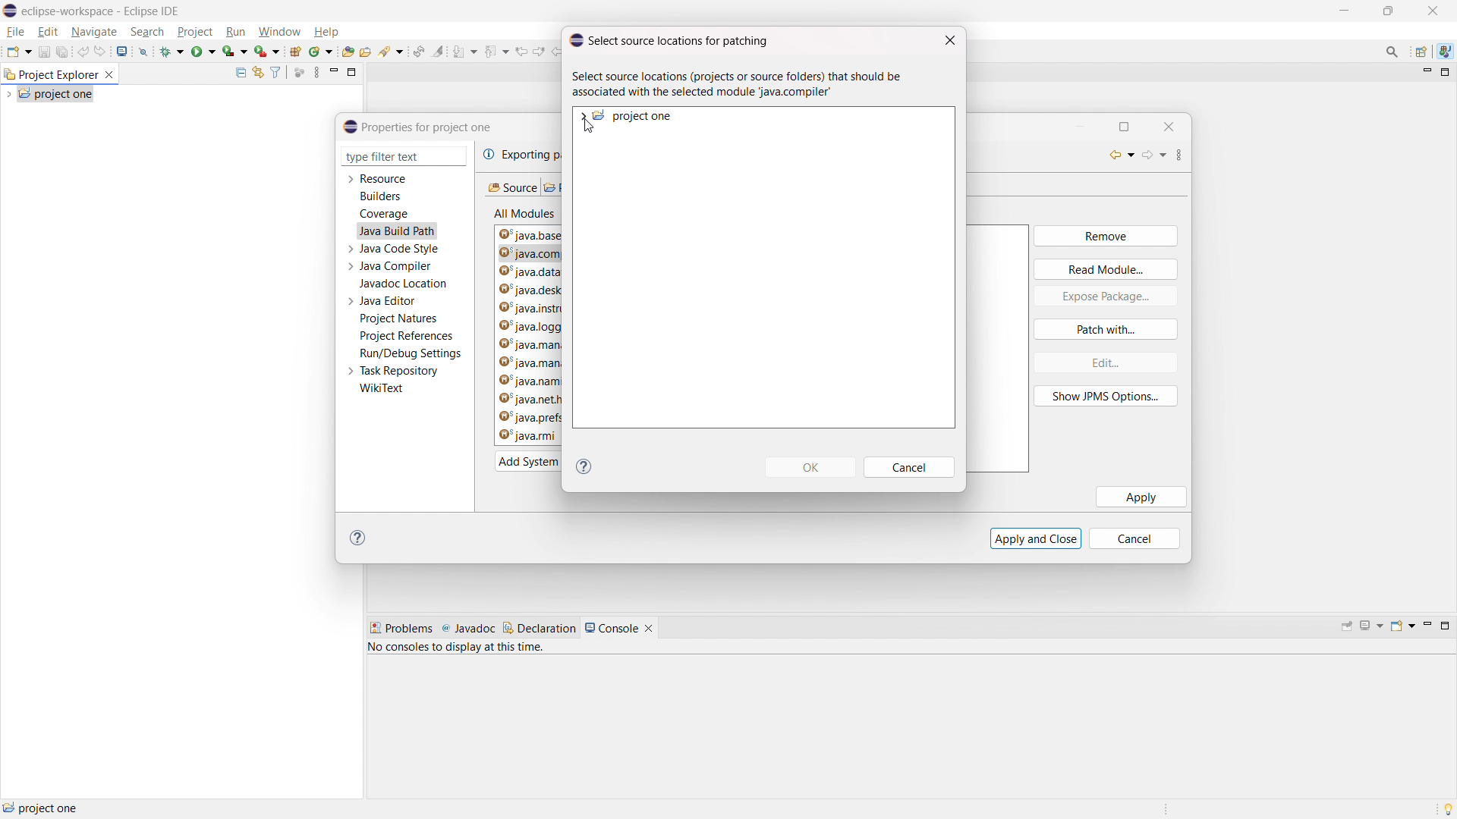 The image size is (1457, 819). I want to click on select and deselect filters, so click(275, 73).